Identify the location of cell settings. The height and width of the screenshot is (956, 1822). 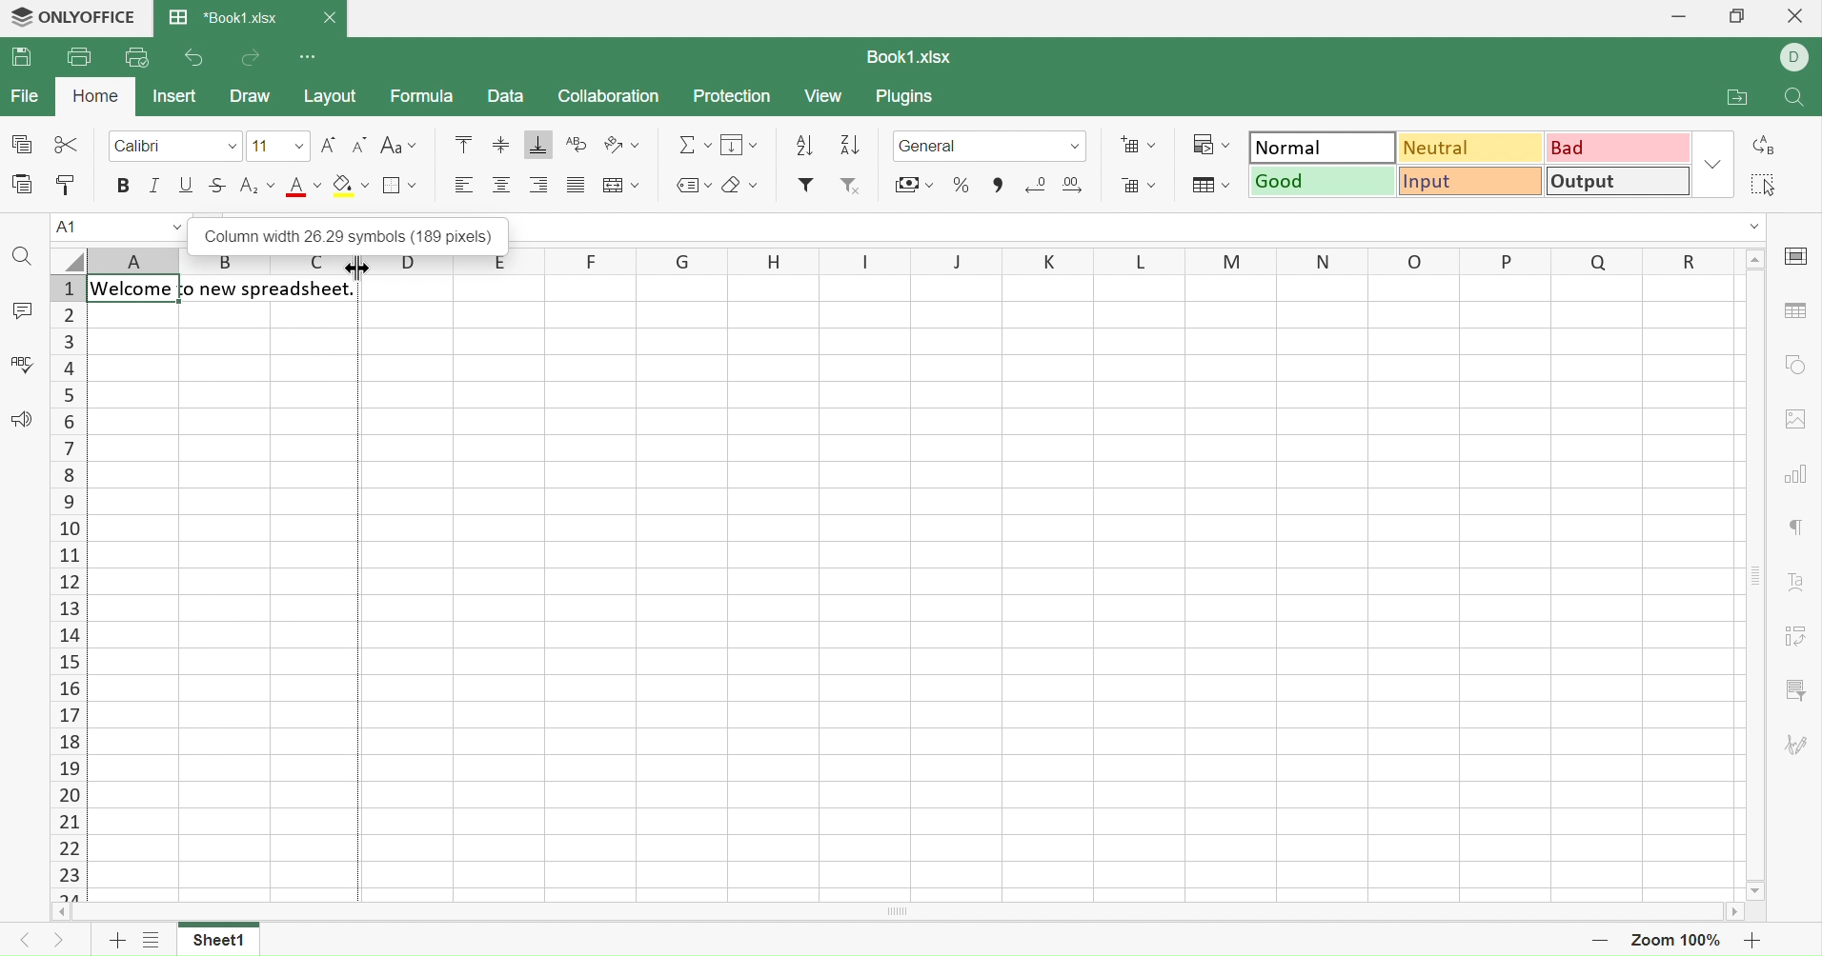
(1801, 257).